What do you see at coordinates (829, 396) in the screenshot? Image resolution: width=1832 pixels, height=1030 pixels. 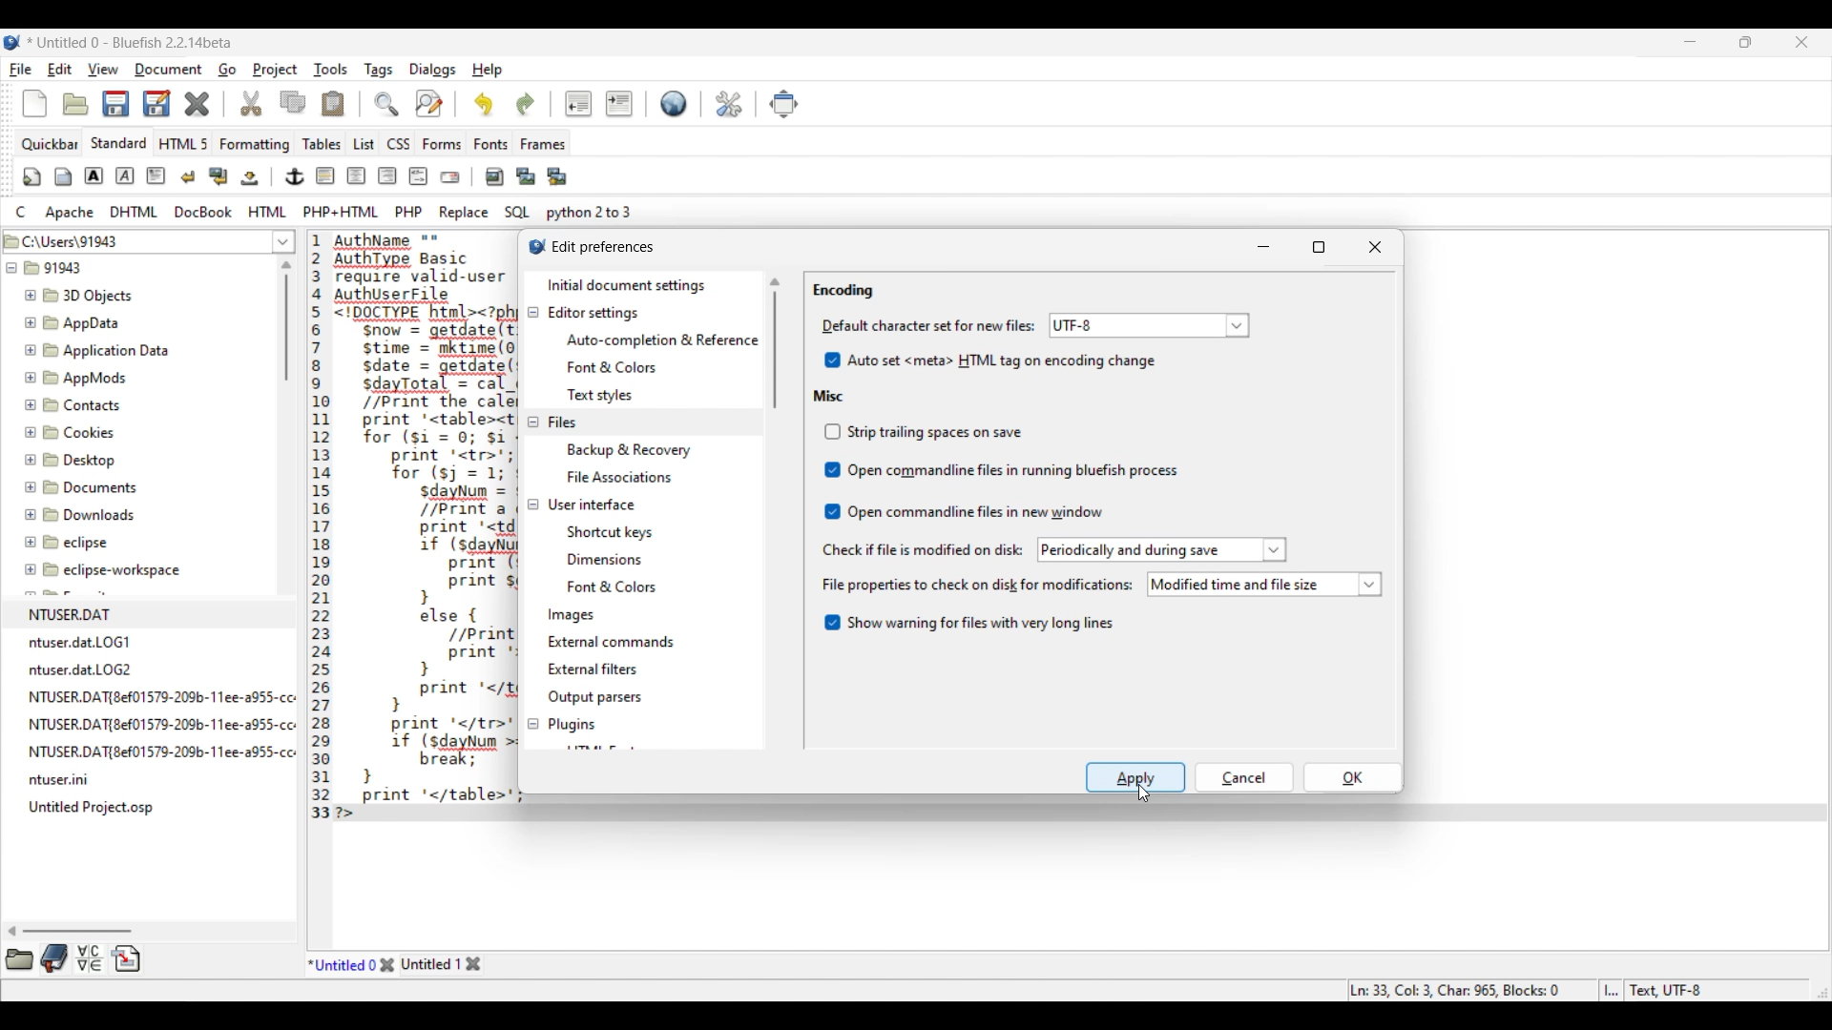 I see `Misc section` at bounding box center [829, 396].